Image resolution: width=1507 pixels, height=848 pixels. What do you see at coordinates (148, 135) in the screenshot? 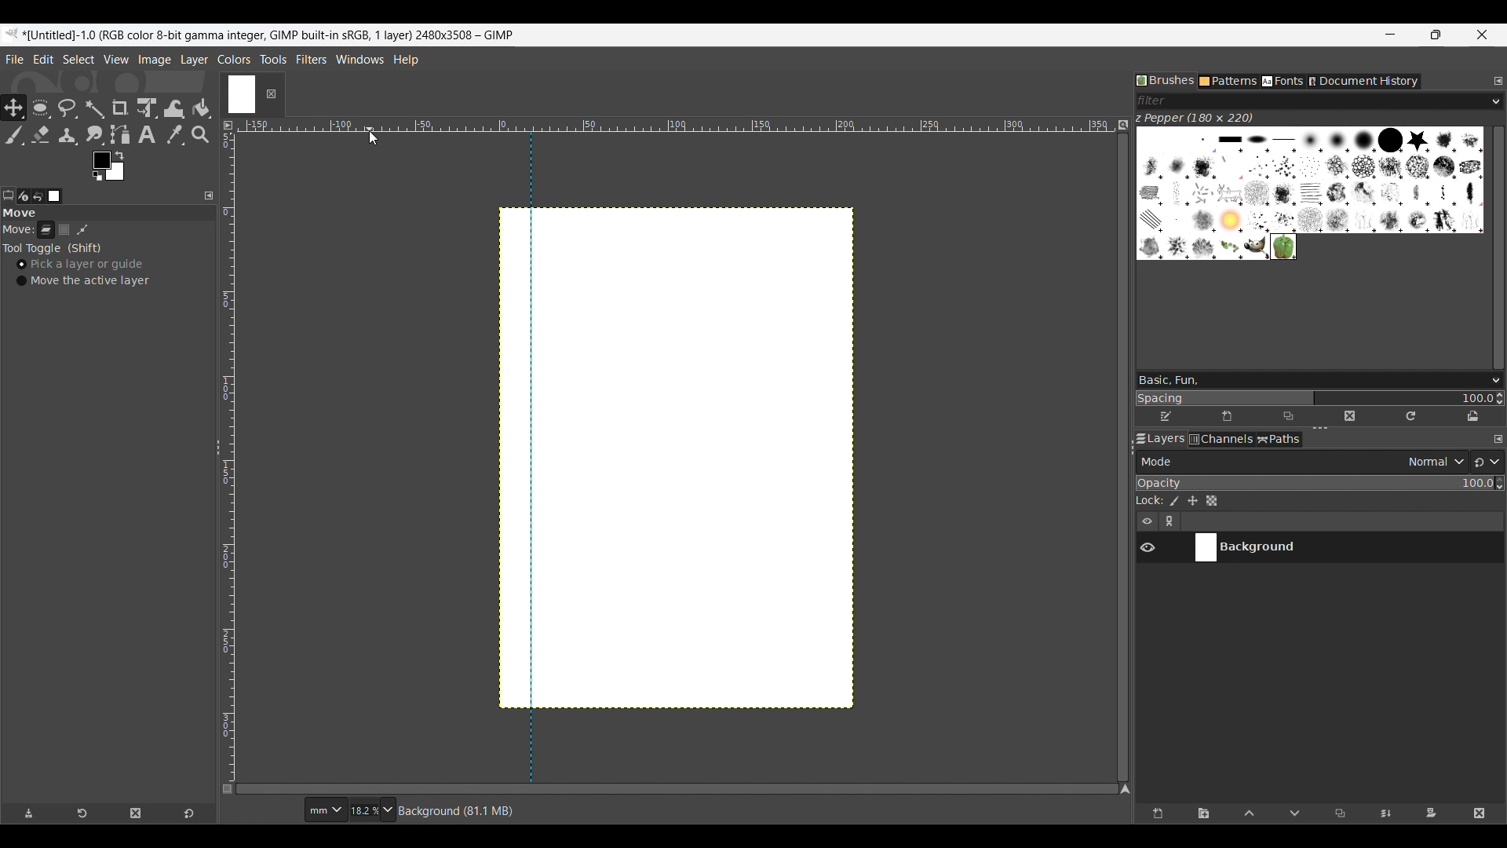
I see `Text tool` at bounding box center [148, 135].